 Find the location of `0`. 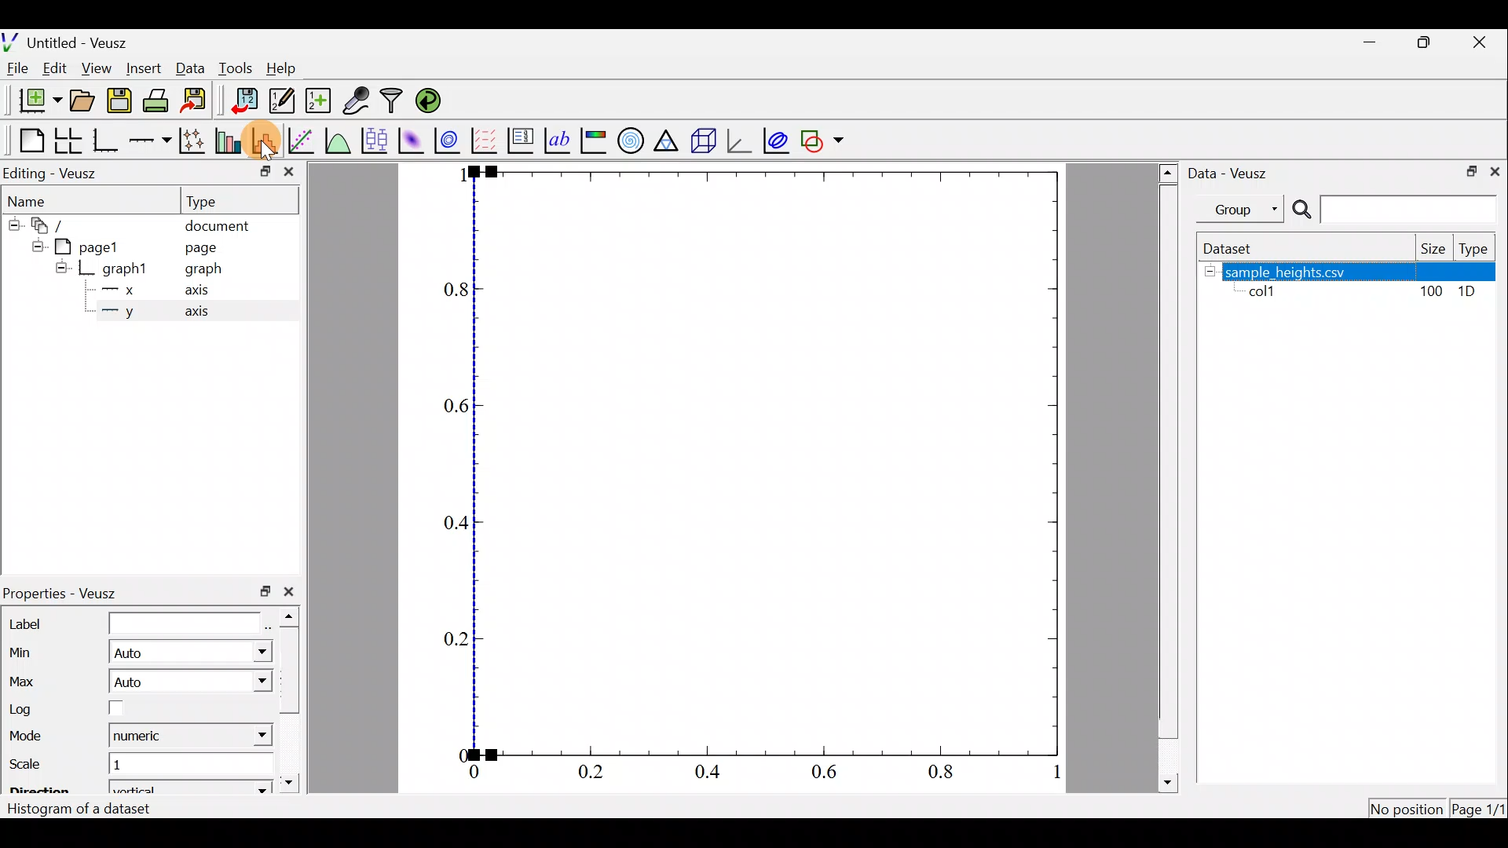

0 is located at coordinates (456, 752).